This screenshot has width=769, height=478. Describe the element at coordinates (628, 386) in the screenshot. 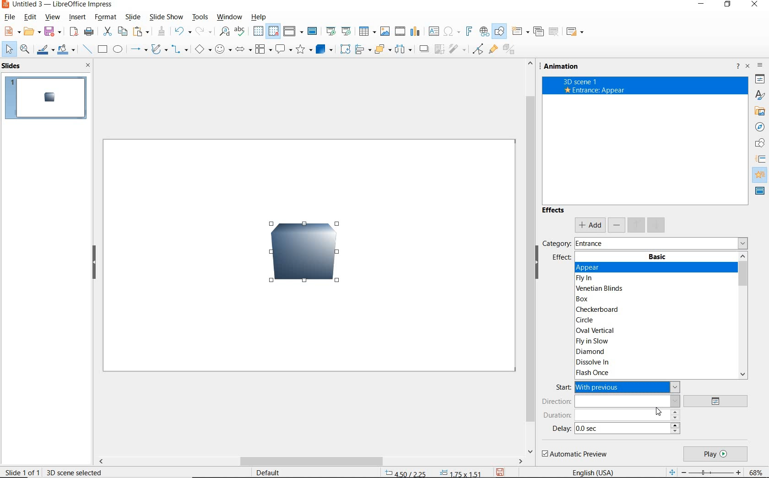

I see `WITH PREVIOUS` at that location.